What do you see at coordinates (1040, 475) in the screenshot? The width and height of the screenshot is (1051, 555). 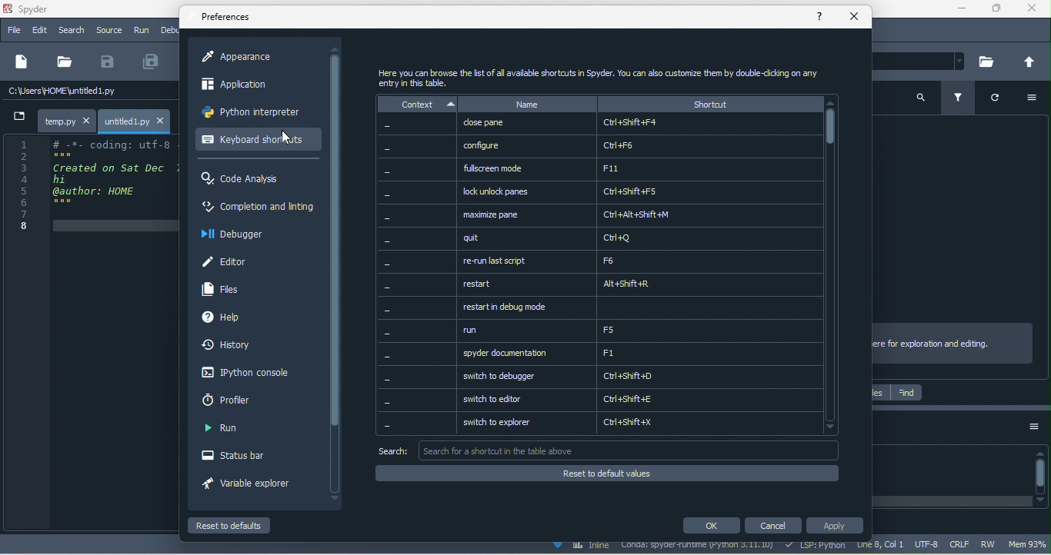 I see `vertical scroll bar` at bounding box center [1040, 475].